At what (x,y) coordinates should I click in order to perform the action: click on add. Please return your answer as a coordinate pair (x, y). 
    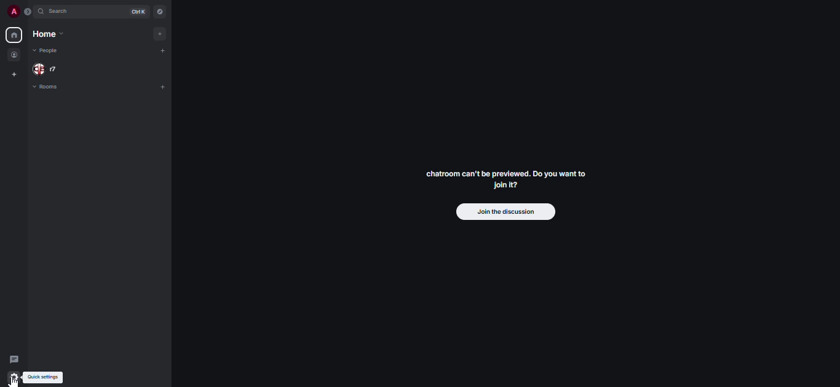
    Looking at the image, I should click on (164, 33).